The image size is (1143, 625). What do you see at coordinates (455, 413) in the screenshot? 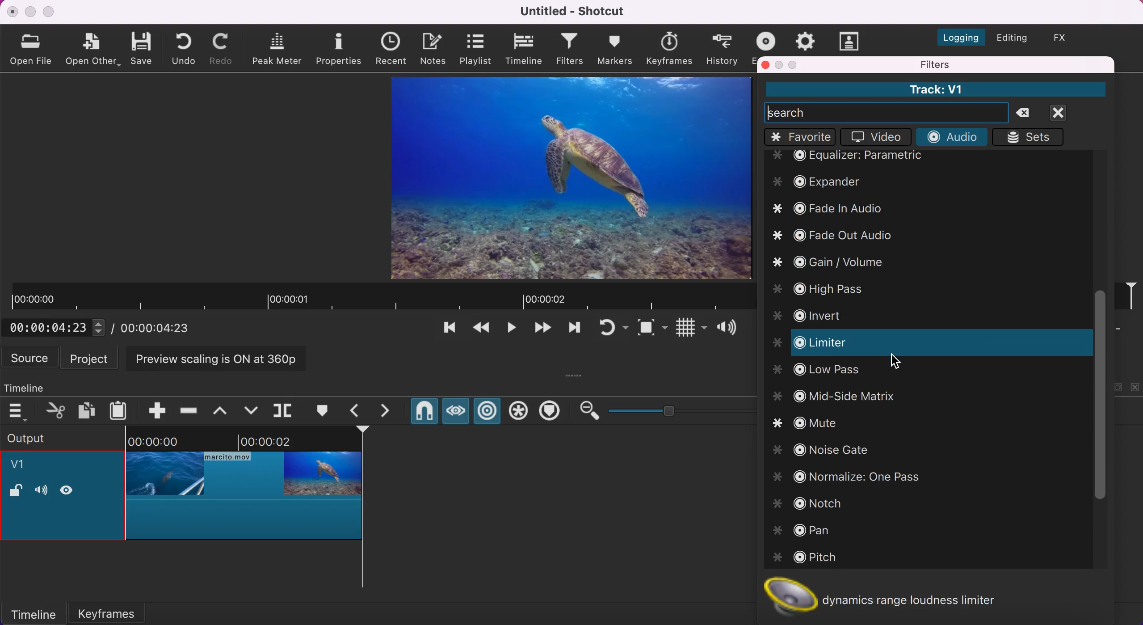
I see `scrub while draggins` at bounding box center [455, 413].